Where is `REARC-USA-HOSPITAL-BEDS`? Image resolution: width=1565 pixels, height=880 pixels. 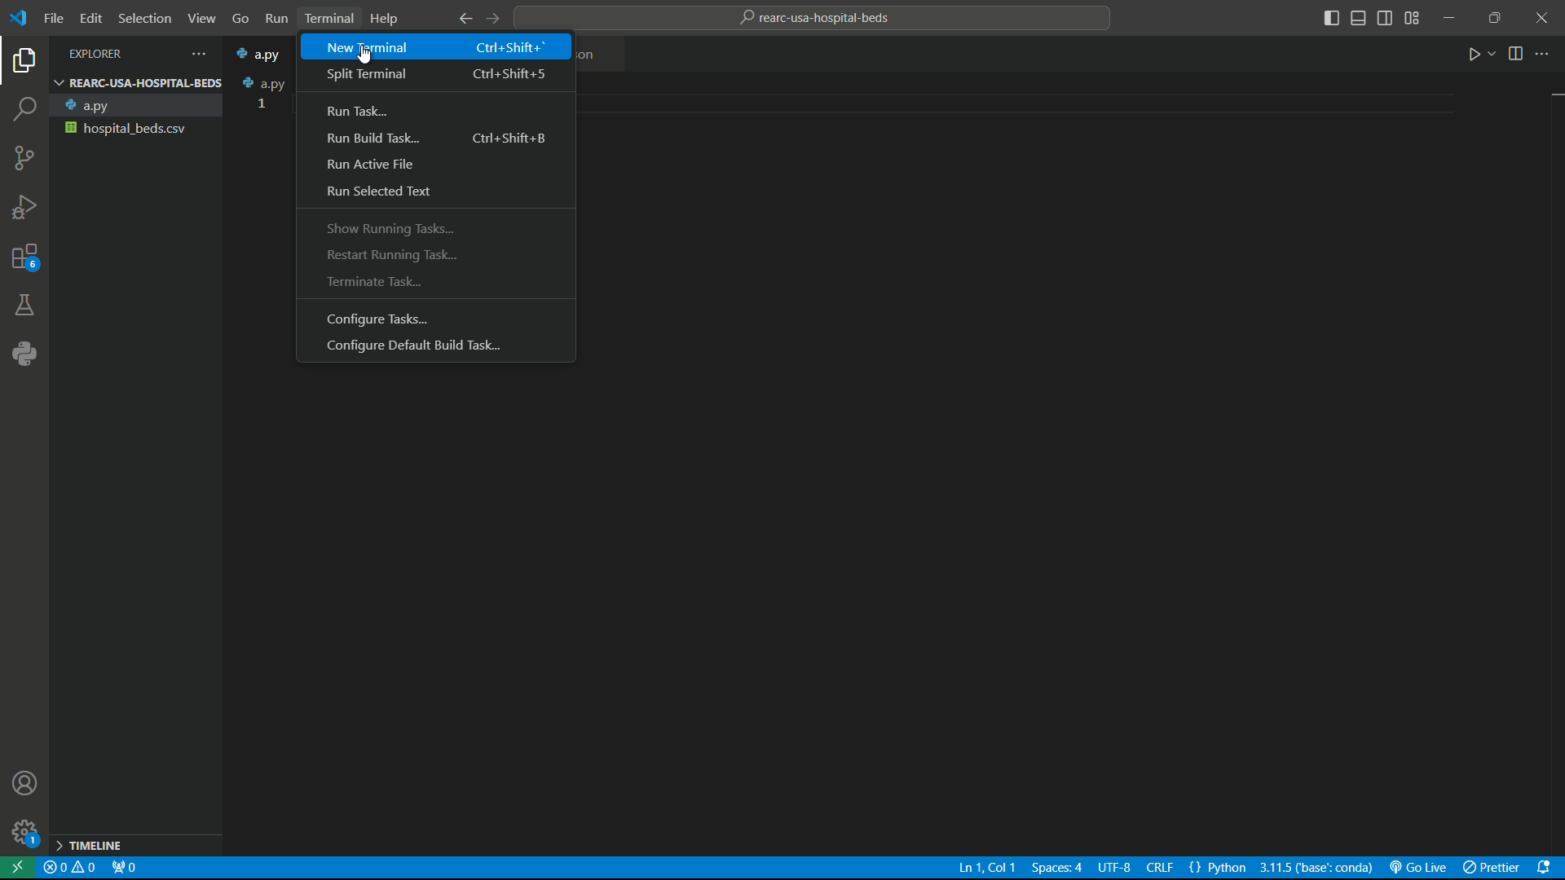
REARC-USA-HOSPITAL-BEDS is located at coordinates (137, 82).